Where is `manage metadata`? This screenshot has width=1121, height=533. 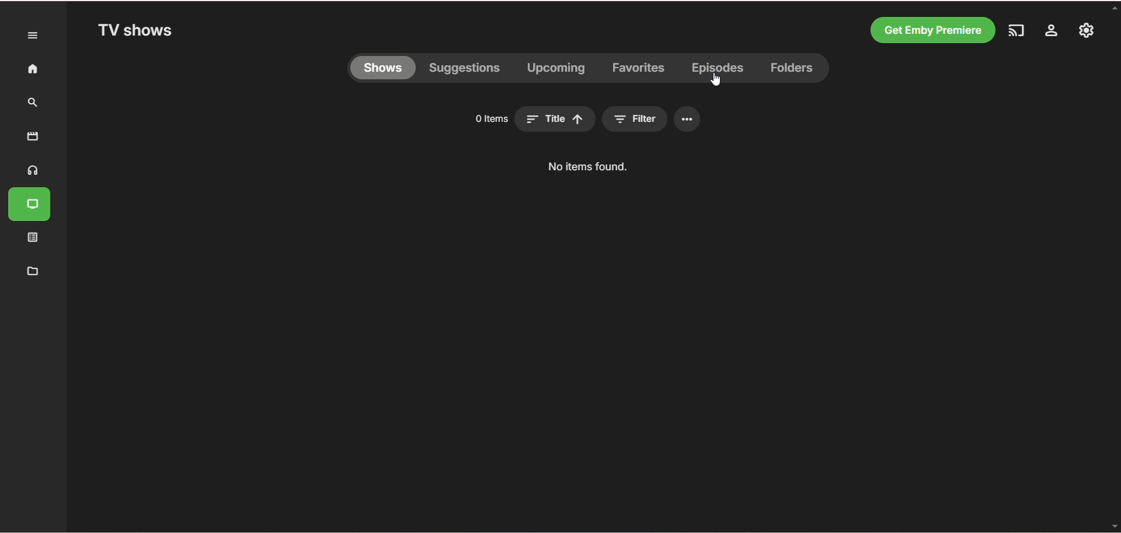
manage metadata is located at coordinates (34, 271).